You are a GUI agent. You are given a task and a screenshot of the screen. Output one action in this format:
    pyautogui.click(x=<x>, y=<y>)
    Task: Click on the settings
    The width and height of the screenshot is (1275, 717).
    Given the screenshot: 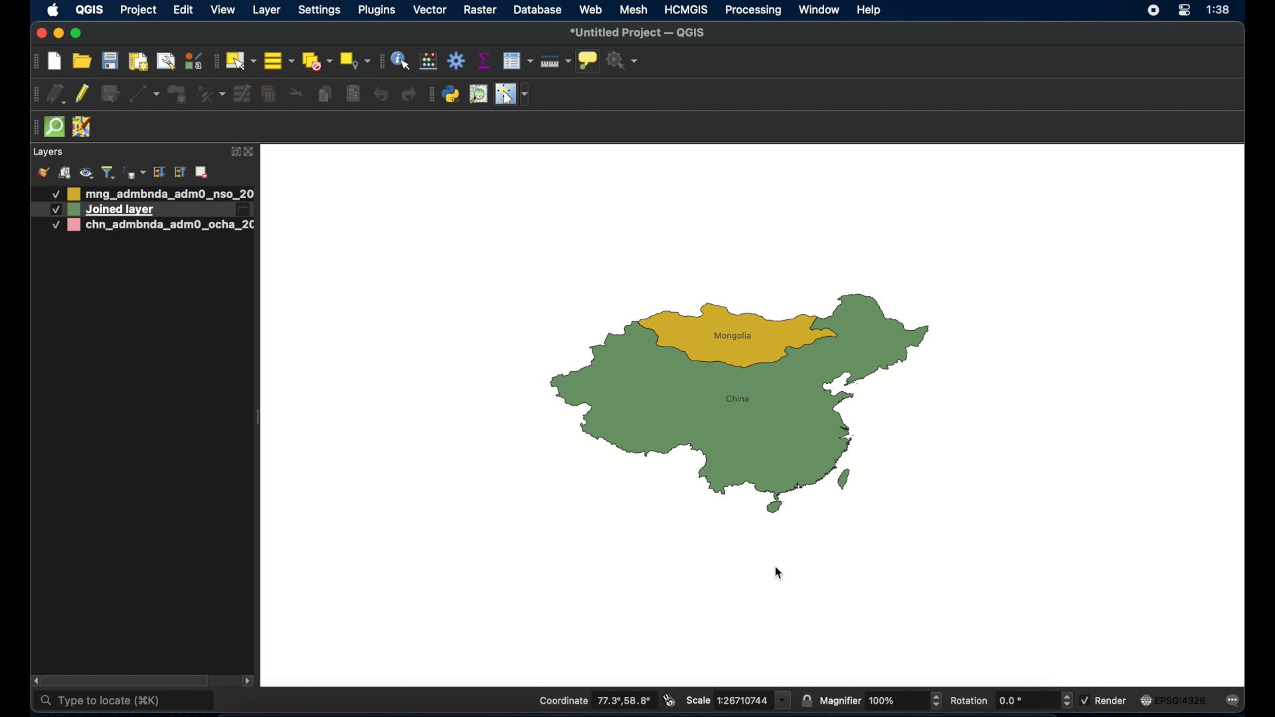 What is the action you would take?
    pyautogui.click(x=321, y=11)
    